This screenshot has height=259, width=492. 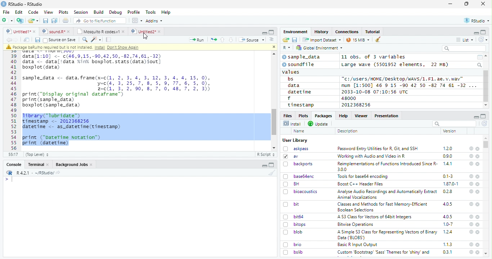 I want to click on Profile, so click(x=134, y=12).